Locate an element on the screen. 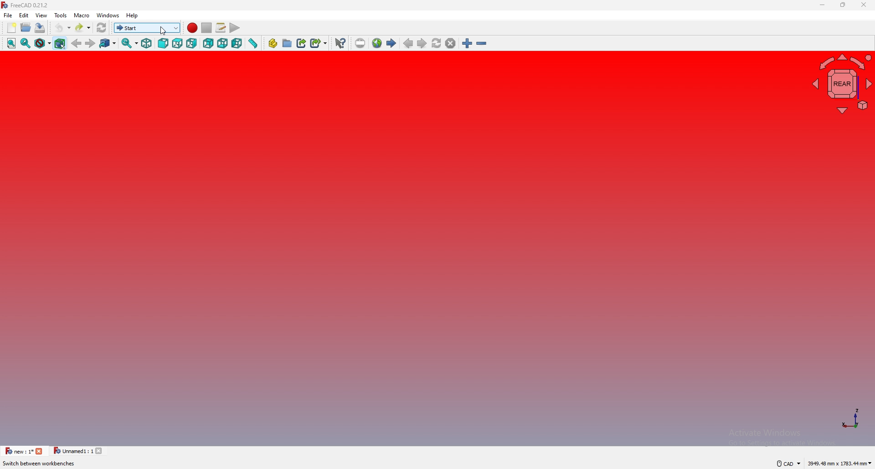 This screenshot has width=875, height=469. tools is located at coordinates (61, 15).